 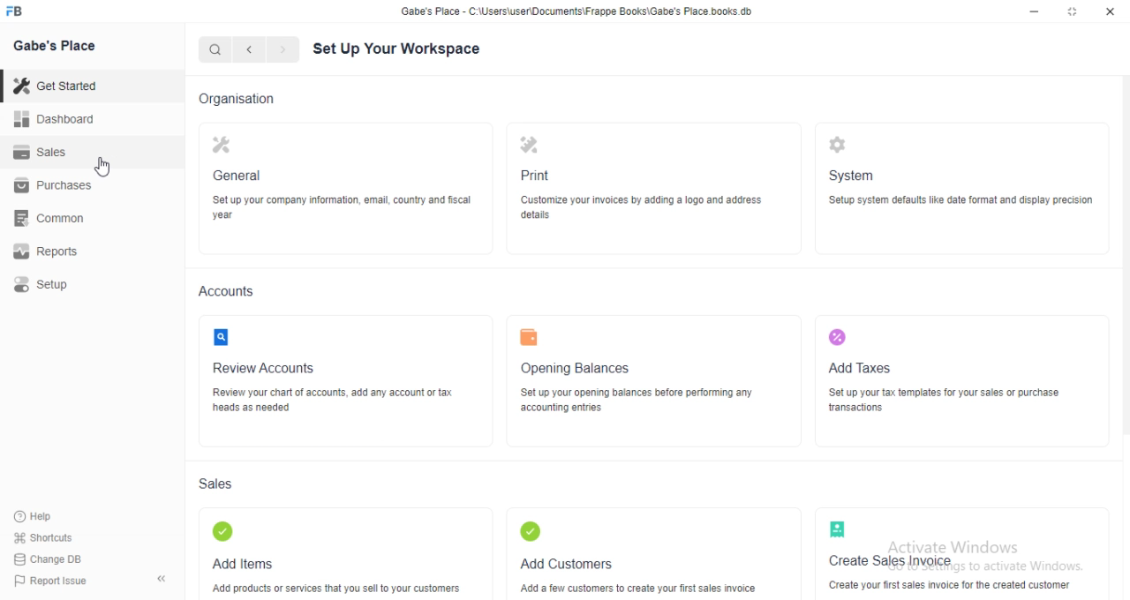 What do you see at coordinates (57, 46) in the screenshot?
I see `Gabe's Place` at bounding box center [57, 46].